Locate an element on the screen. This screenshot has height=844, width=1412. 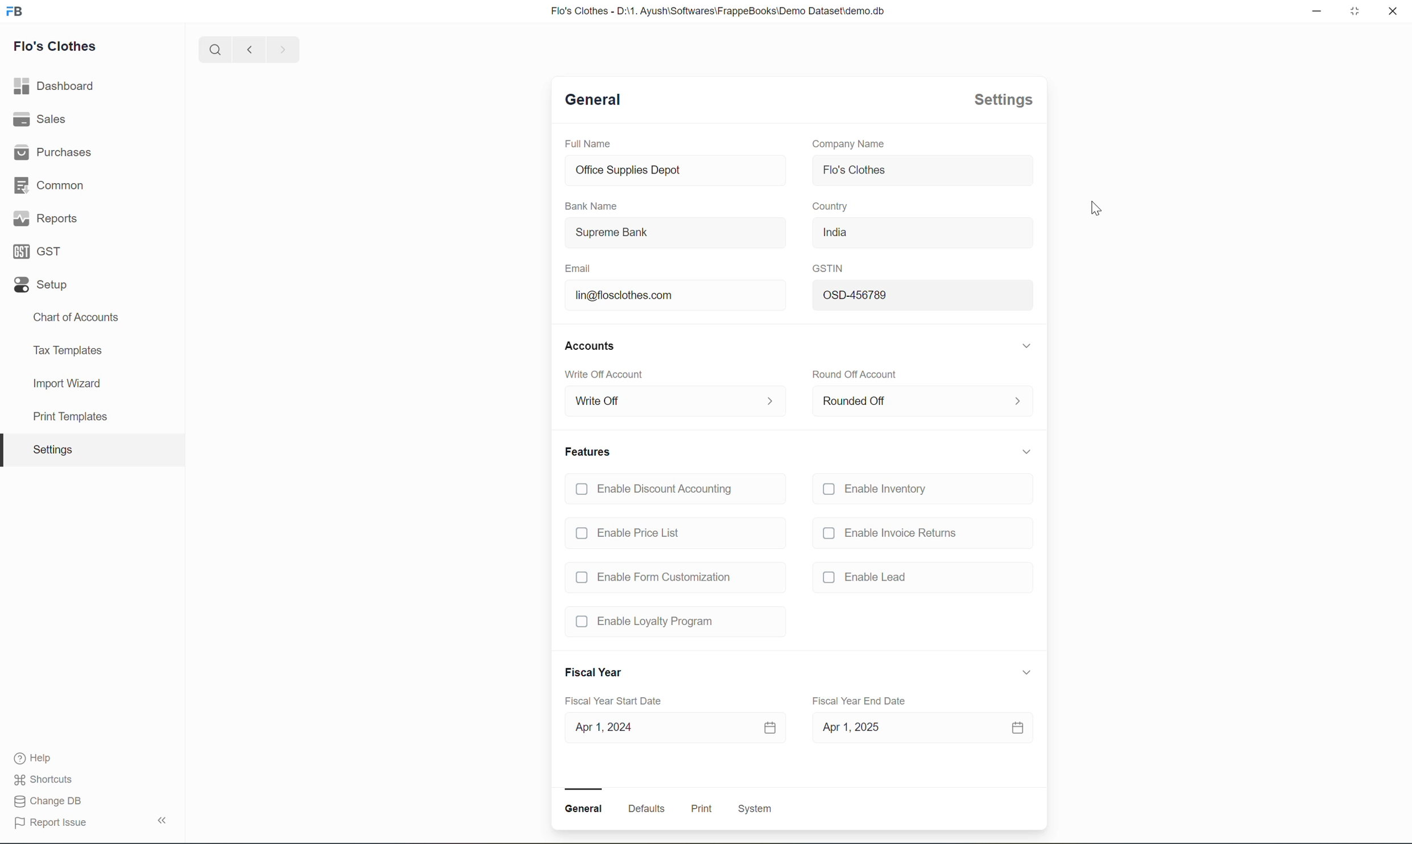
Fiscal Year End Date is located at coordinates (859, 701).